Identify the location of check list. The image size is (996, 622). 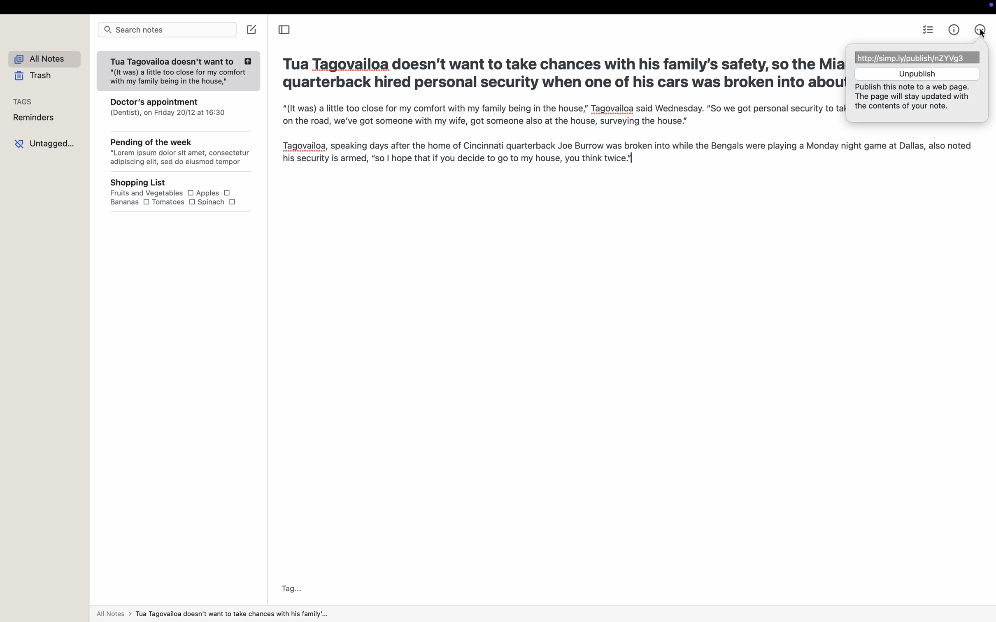
(929, 31).